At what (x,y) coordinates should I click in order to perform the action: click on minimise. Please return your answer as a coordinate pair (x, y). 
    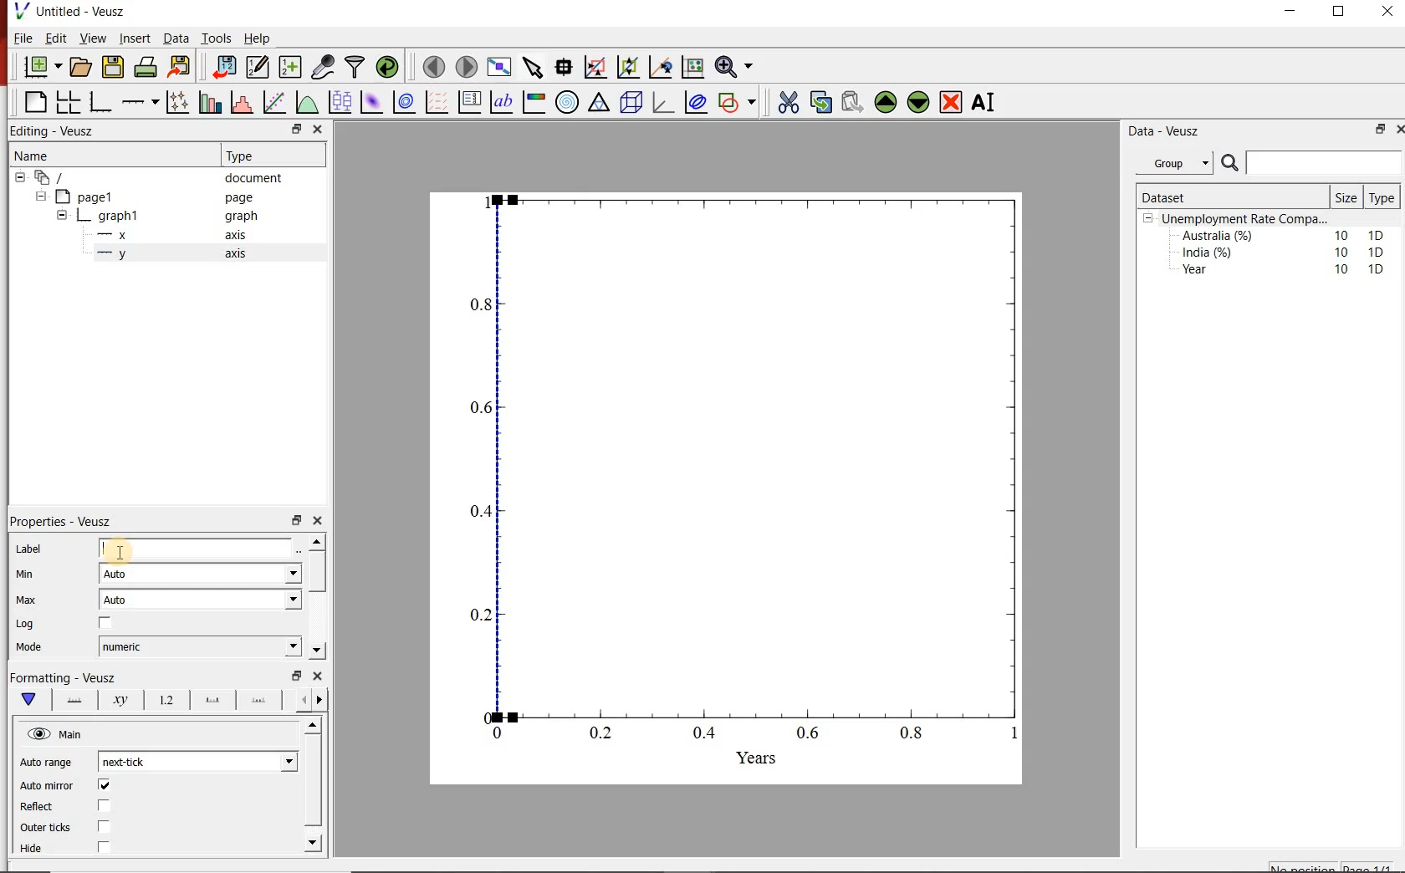
    Looking at the image, I should click on (297, 674).